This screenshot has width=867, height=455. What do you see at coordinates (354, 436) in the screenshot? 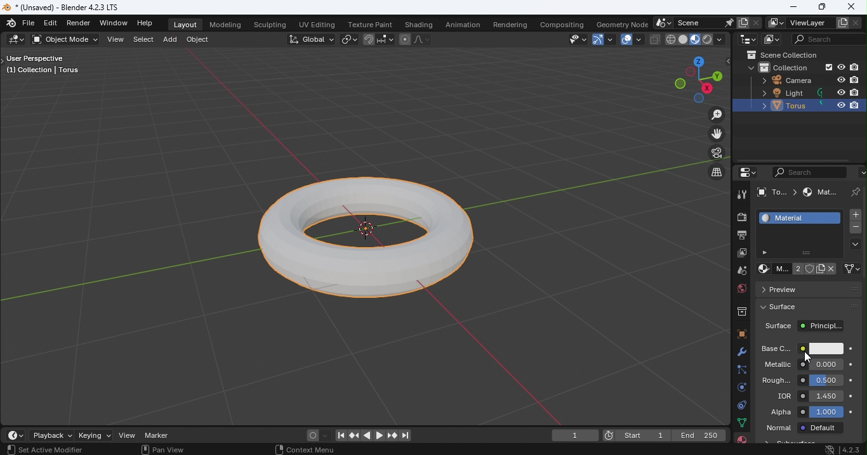
I see `Jump to previous/next keyframe` at bounding box center [354, 436].